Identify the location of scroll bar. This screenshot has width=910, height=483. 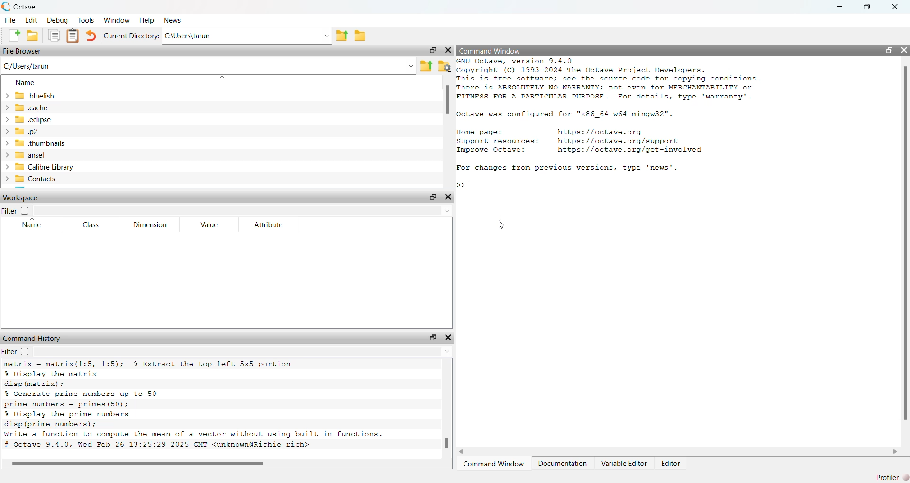
(906, 242).